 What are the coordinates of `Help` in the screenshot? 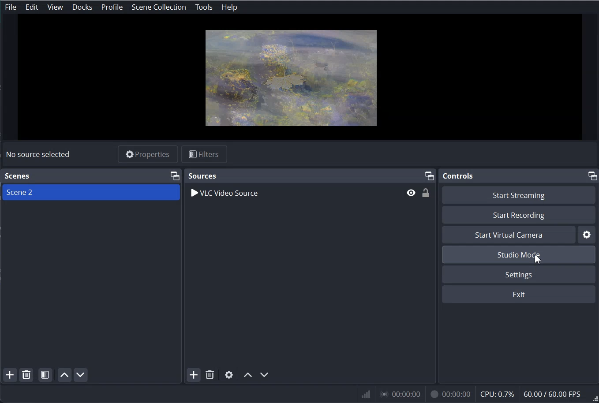 It's located at (229, 7).